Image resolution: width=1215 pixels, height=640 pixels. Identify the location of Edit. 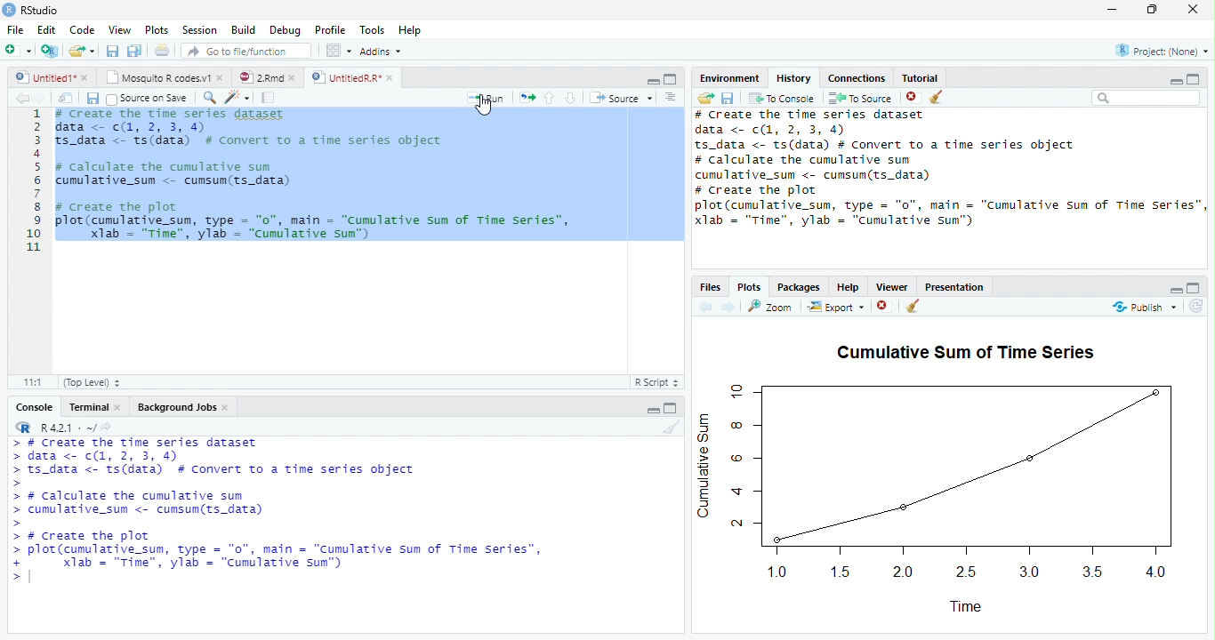
(49, 32).